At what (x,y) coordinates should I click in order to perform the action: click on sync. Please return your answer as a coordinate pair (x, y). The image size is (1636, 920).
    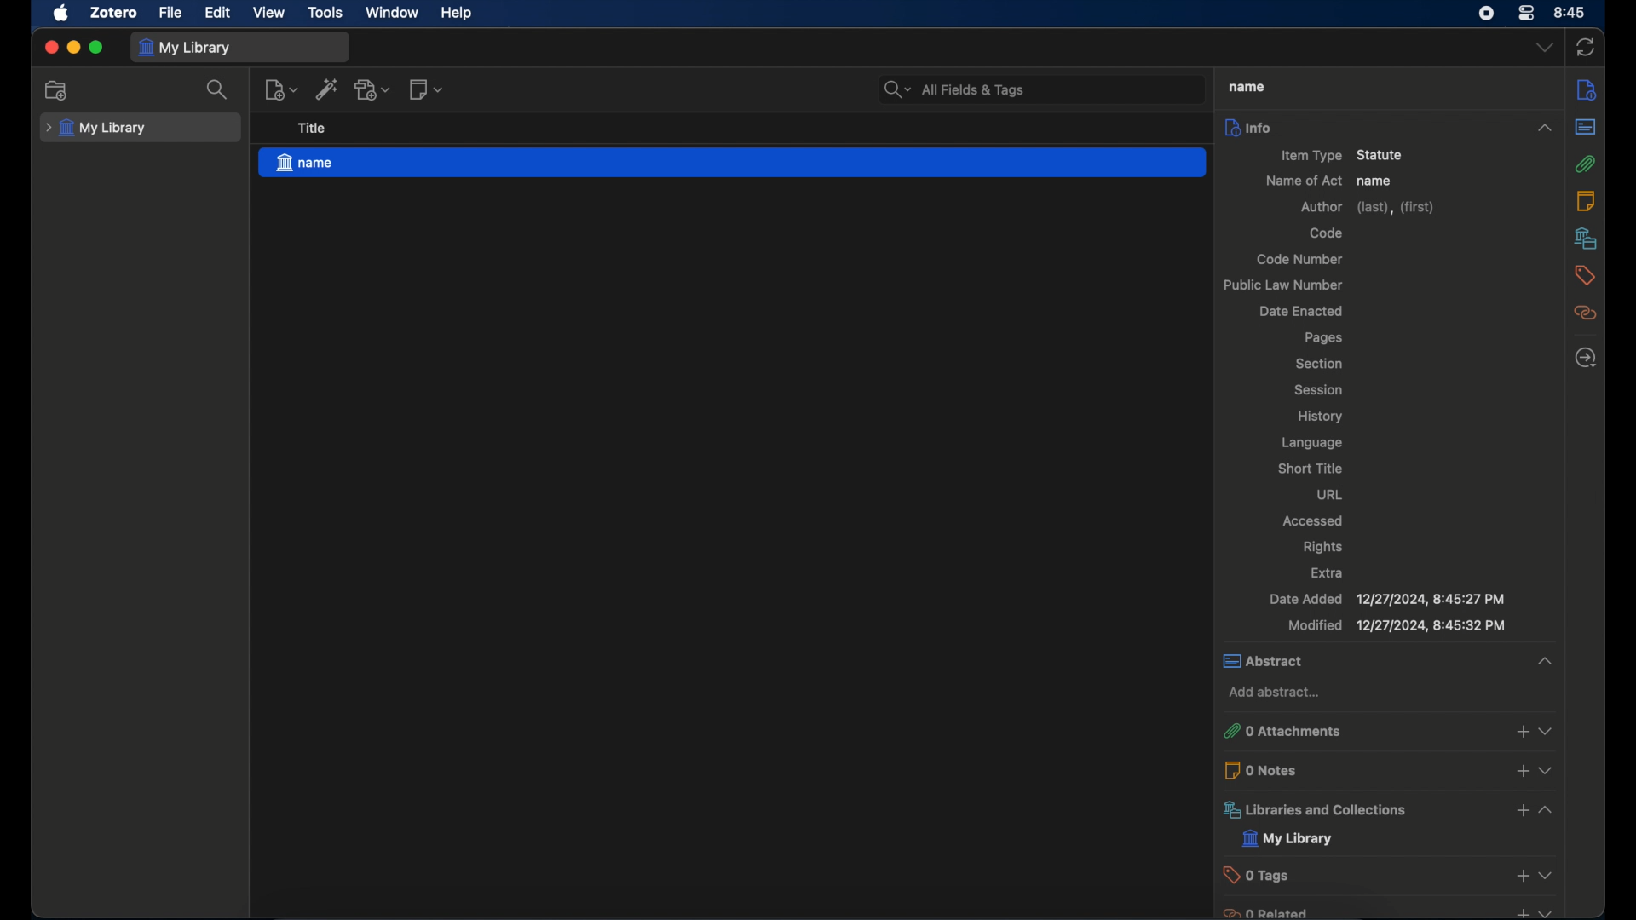
    Looking at the image, I should click on (1587, 48).